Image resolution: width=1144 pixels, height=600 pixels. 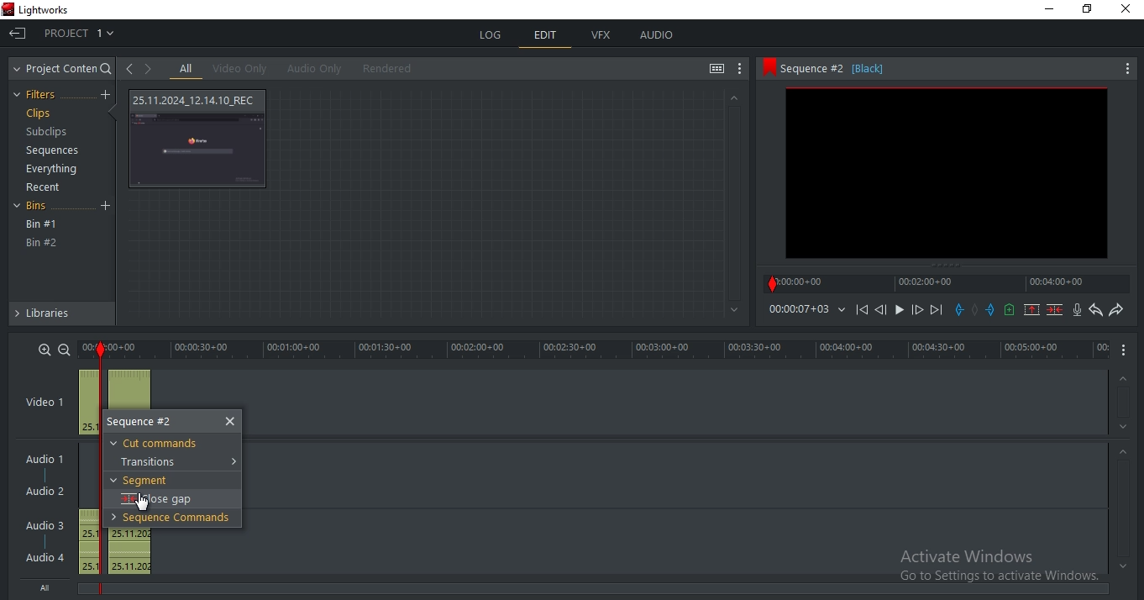 I want to click on timeline, so click(x=949, y=283).